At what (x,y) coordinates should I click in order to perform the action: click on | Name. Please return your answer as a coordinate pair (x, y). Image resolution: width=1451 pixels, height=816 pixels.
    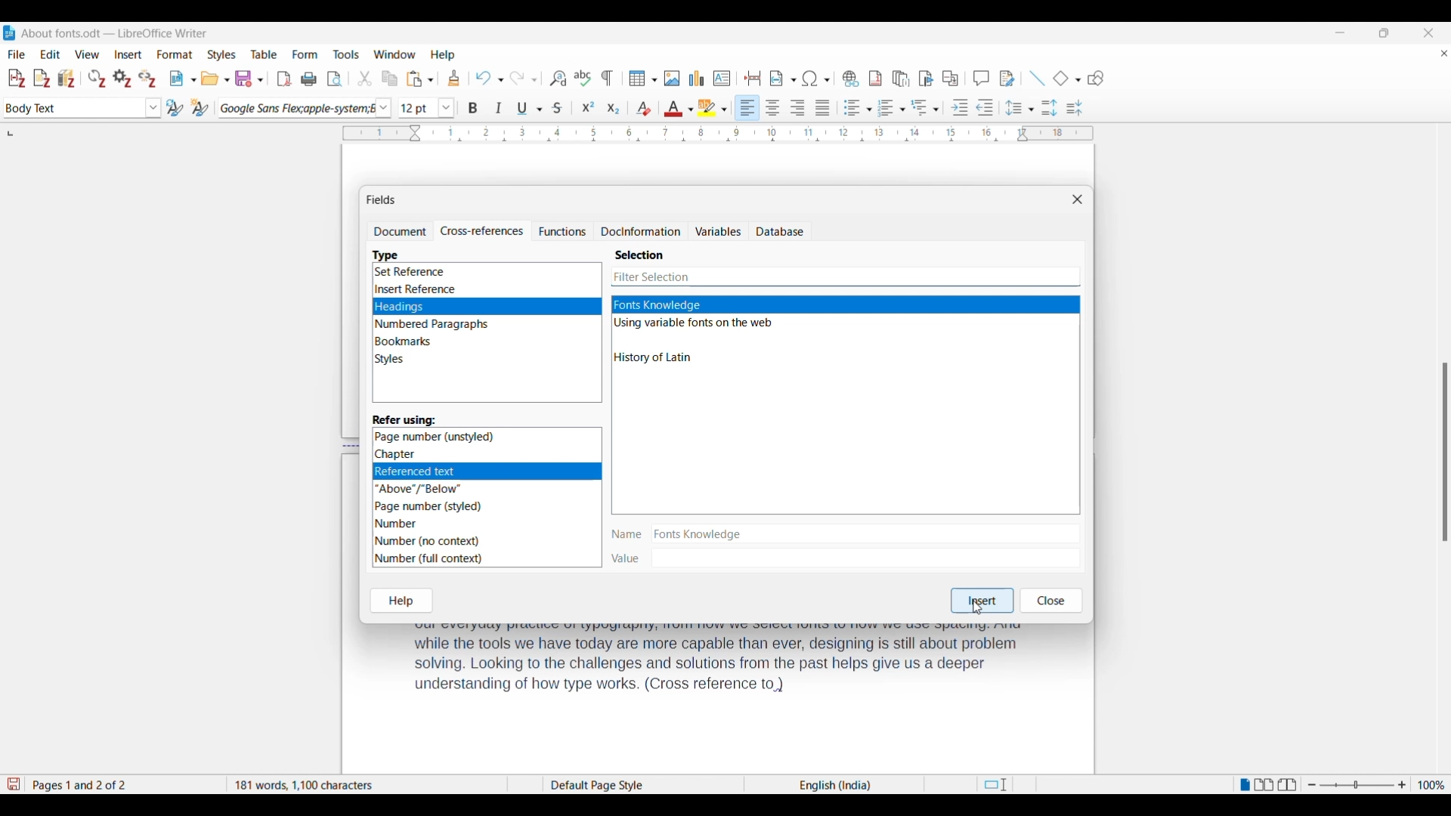
    Looking at the image, I should click on (625, 535).